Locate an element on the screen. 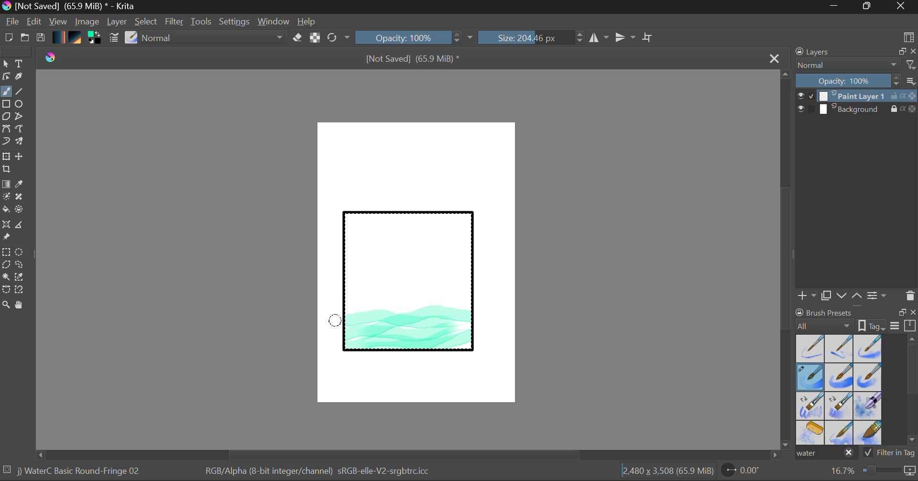 The image size is (918, 481). Minimize is located at coordinates (869, 7).